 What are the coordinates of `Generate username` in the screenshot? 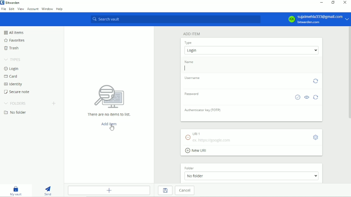 It's located at (315, 81).